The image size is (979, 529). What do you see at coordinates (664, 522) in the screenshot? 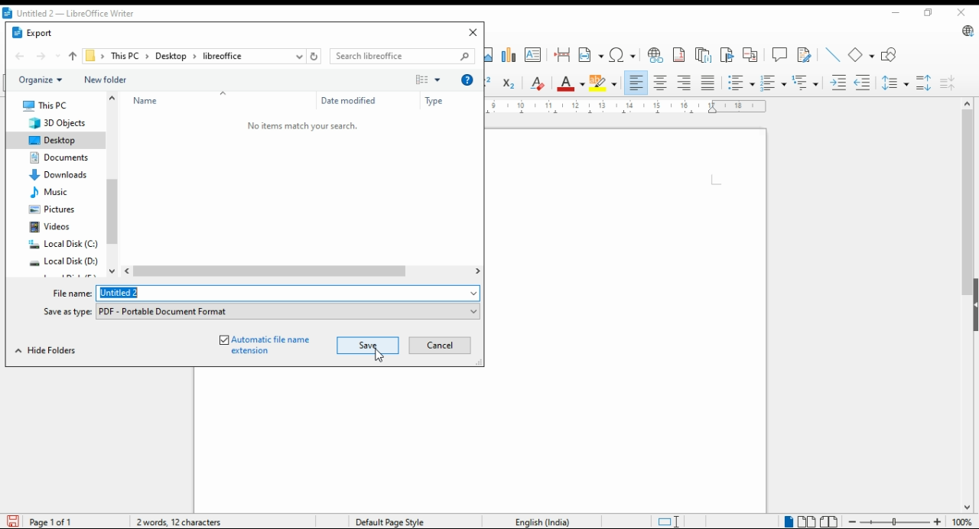
I see `standard selection. click to select selection mode` at bounding box center [664, 522].